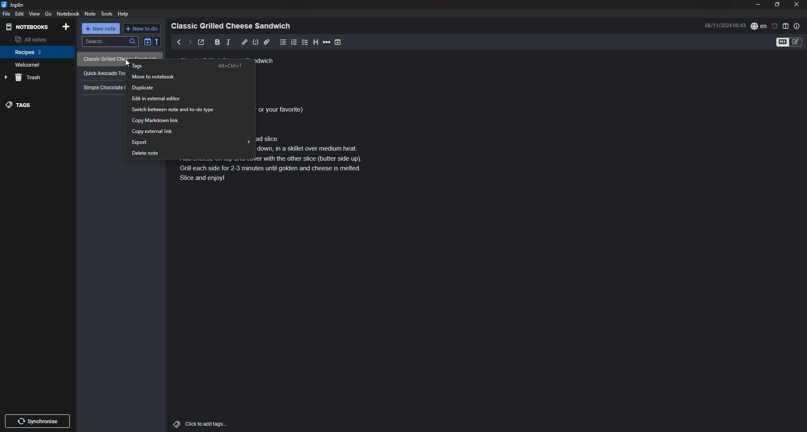 The height and width of the screenshot is (432, 807). What do you see at coordinates (233, 26) in the screenshot?
I see `heading` at bounding box center [233, 26].